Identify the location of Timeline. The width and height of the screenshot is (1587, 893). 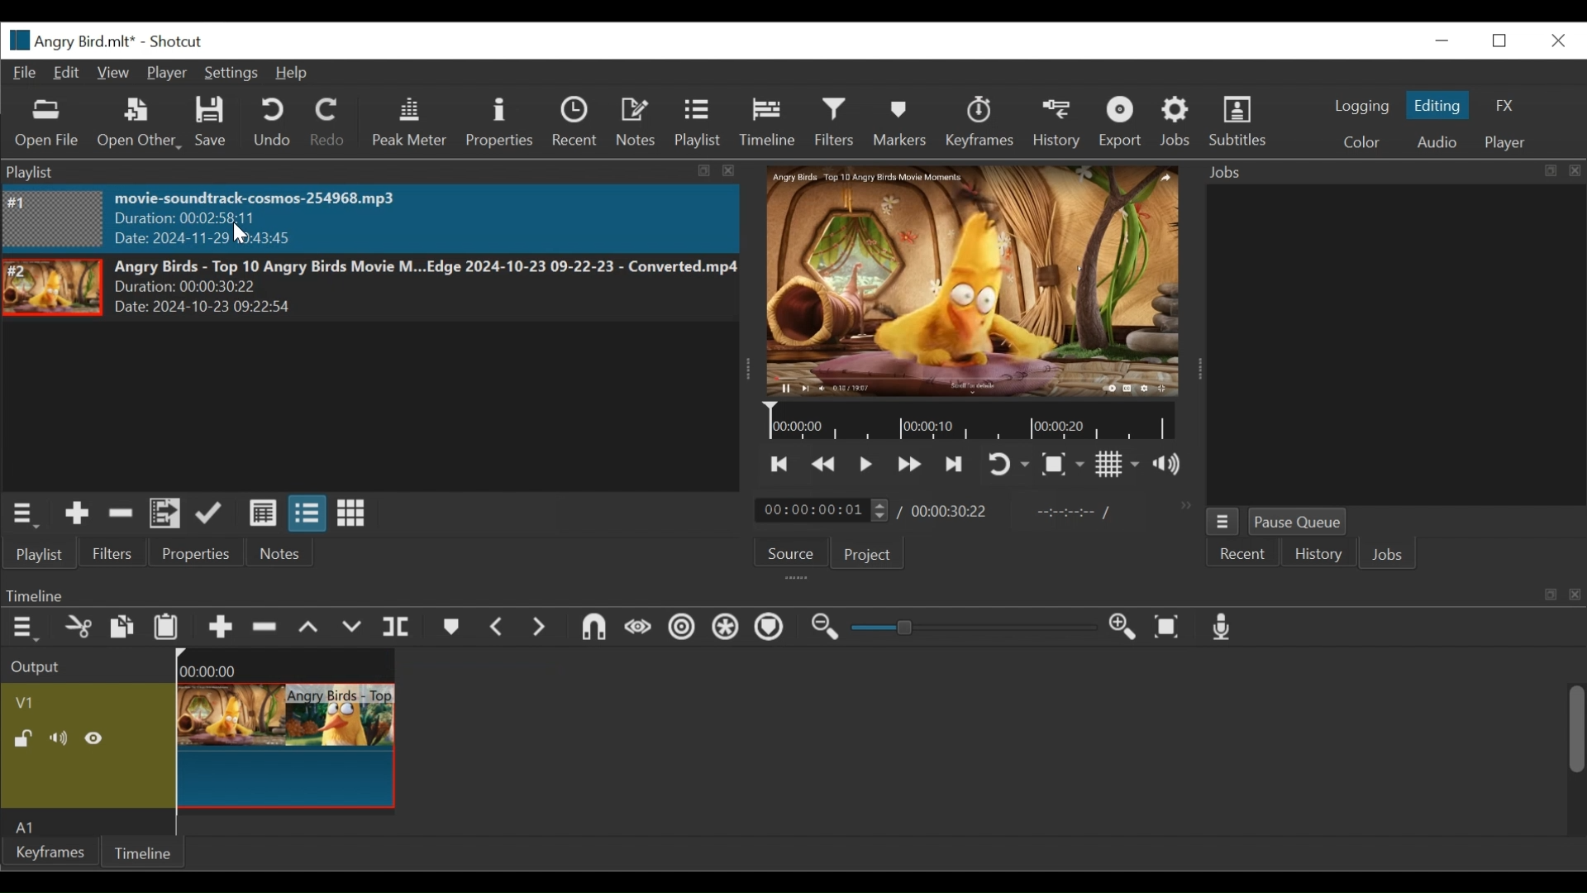
(971, 422).